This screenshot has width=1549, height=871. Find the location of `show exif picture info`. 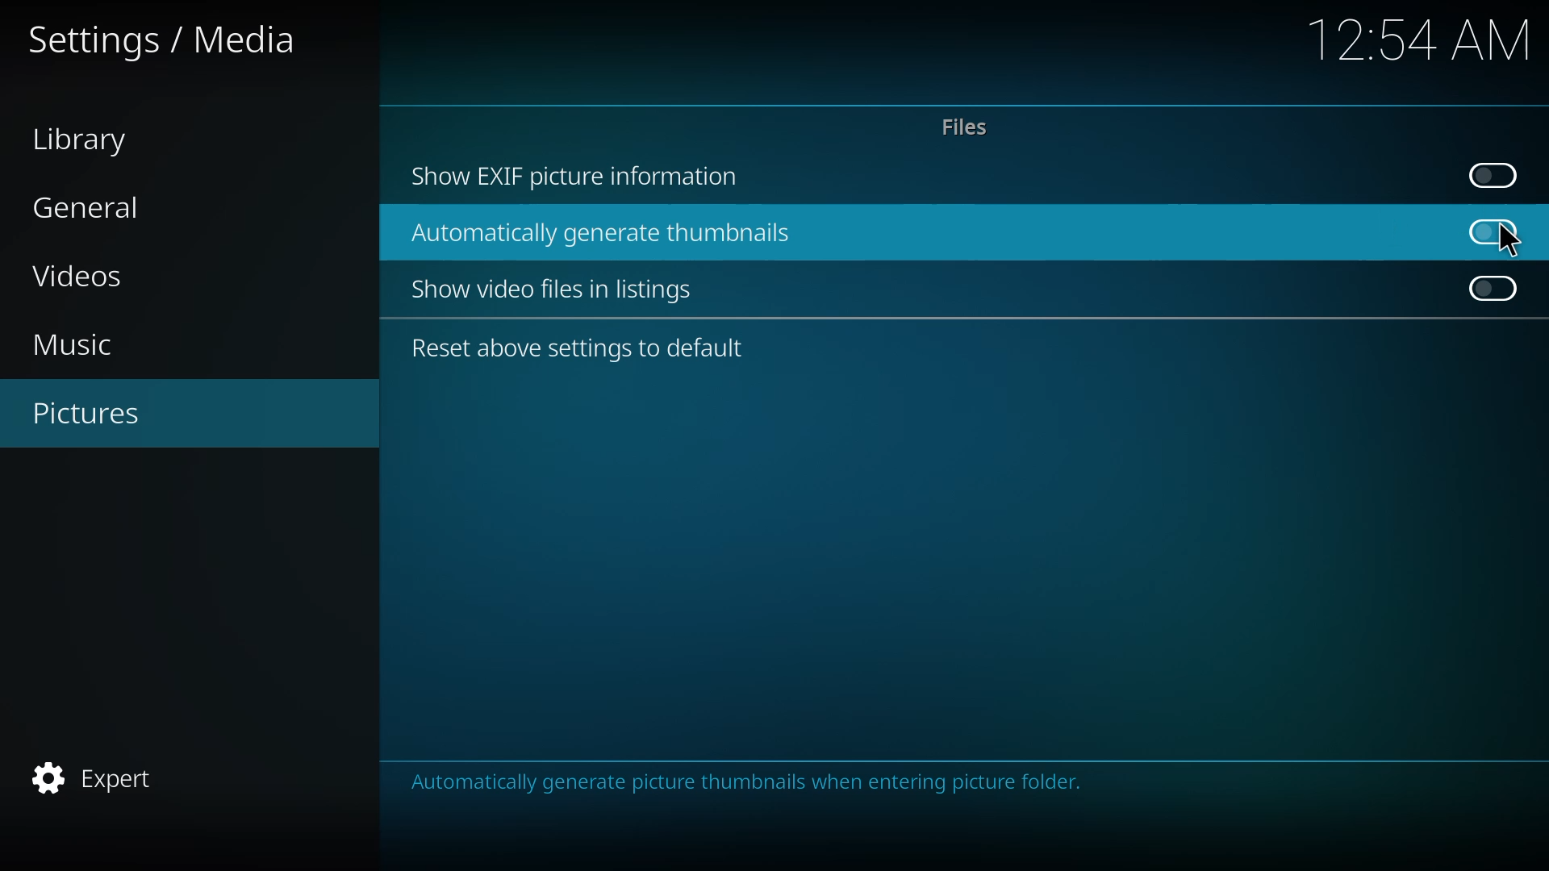

show exif picture info is located at coordinates (577, 175).